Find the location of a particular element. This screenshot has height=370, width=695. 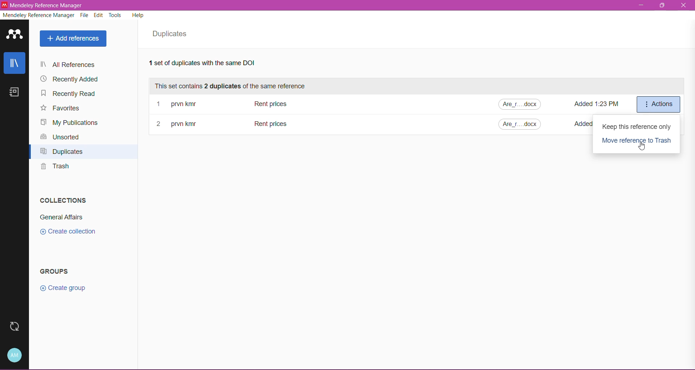

Unsorted is located at coordinates (60, 138).